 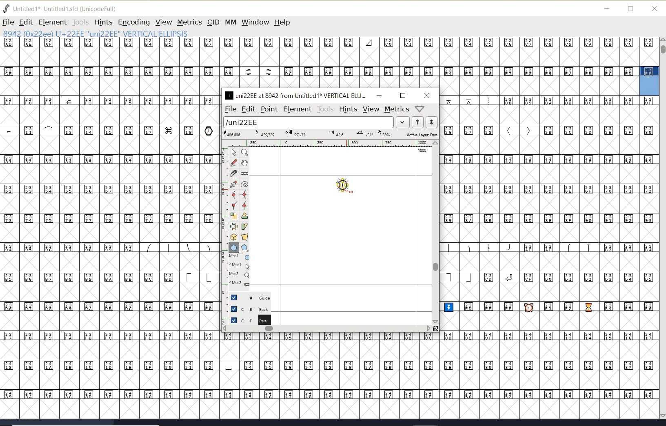 What do you see at coordinates (234, 153) in the screenshot?
I see `pointer` at bounding box center [234, 153].